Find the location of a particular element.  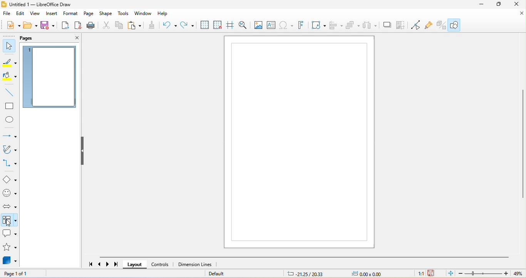

snap to grid is located at coordinates (219, 25).